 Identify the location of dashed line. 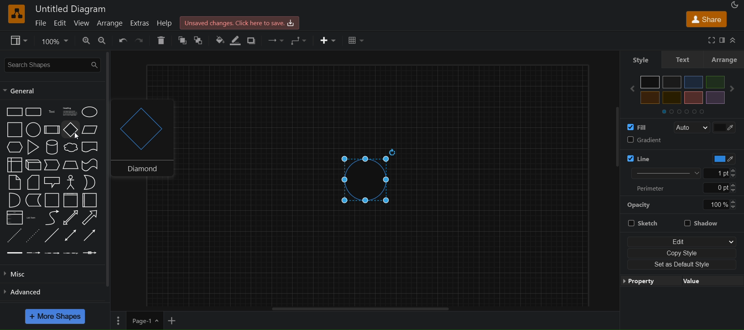
(12, 235).